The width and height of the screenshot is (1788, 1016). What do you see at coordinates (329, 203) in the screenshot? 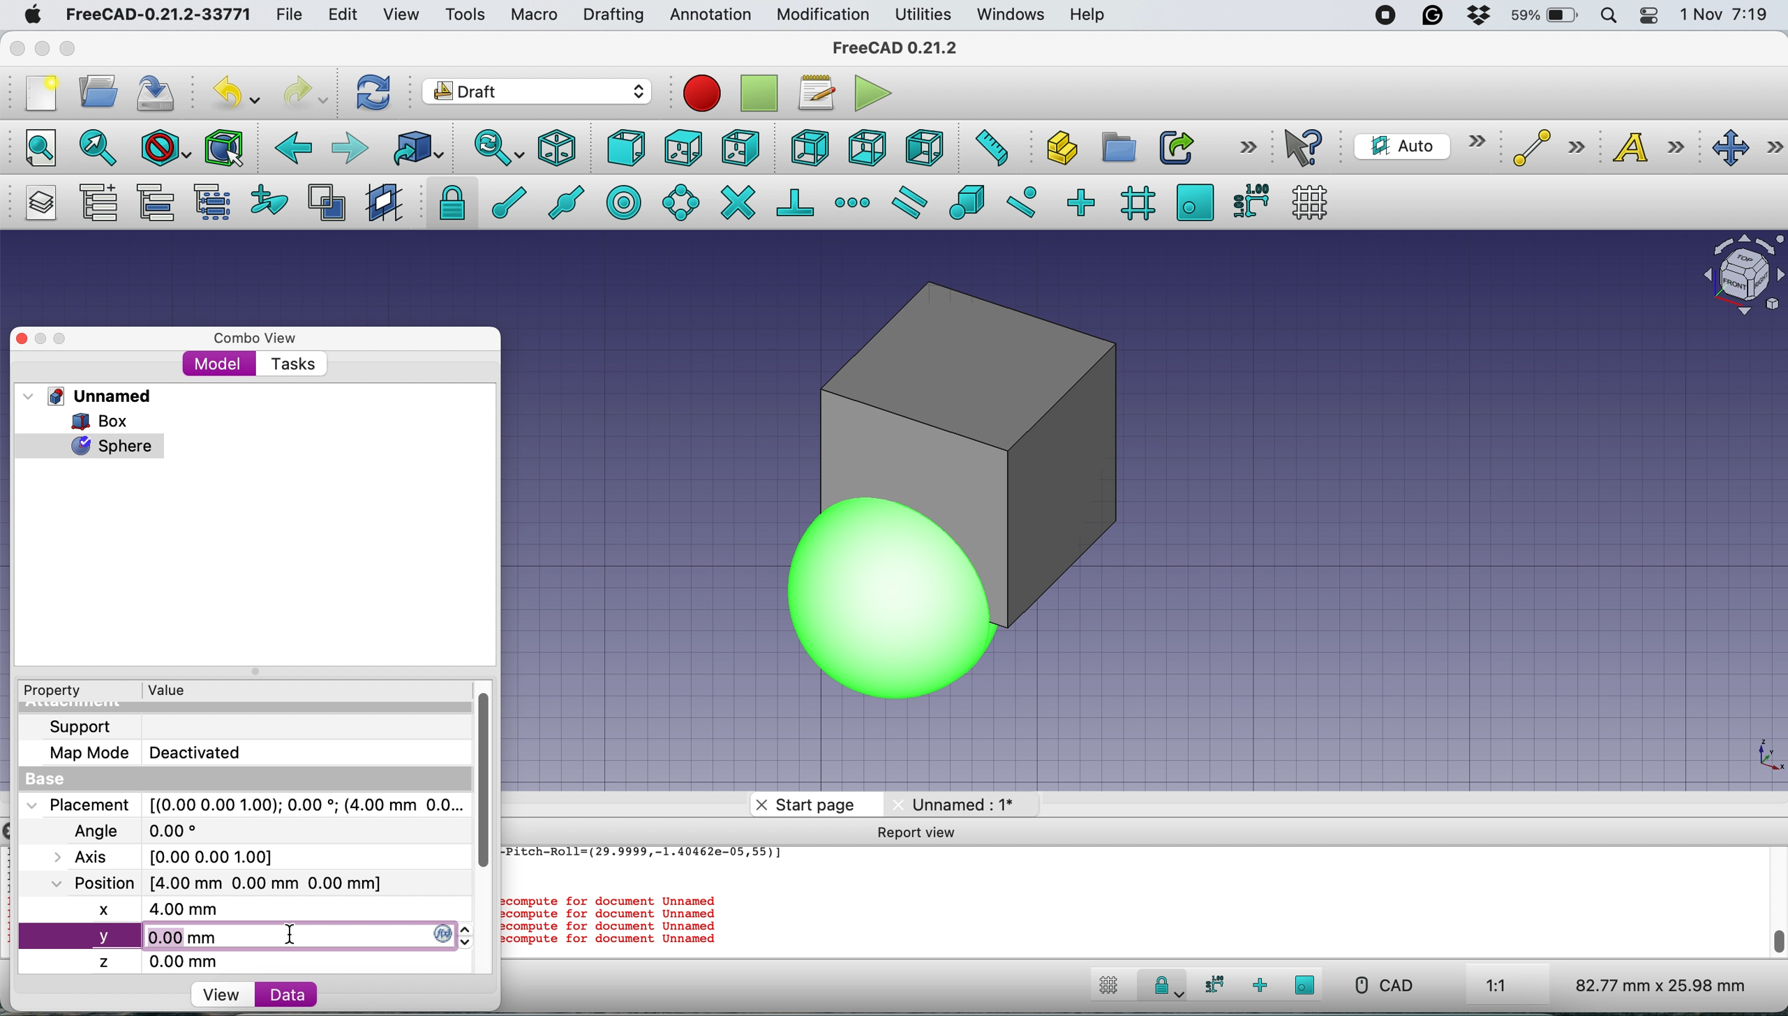
I see `toggle normal wireframe display` at bounding box center [329, 203].